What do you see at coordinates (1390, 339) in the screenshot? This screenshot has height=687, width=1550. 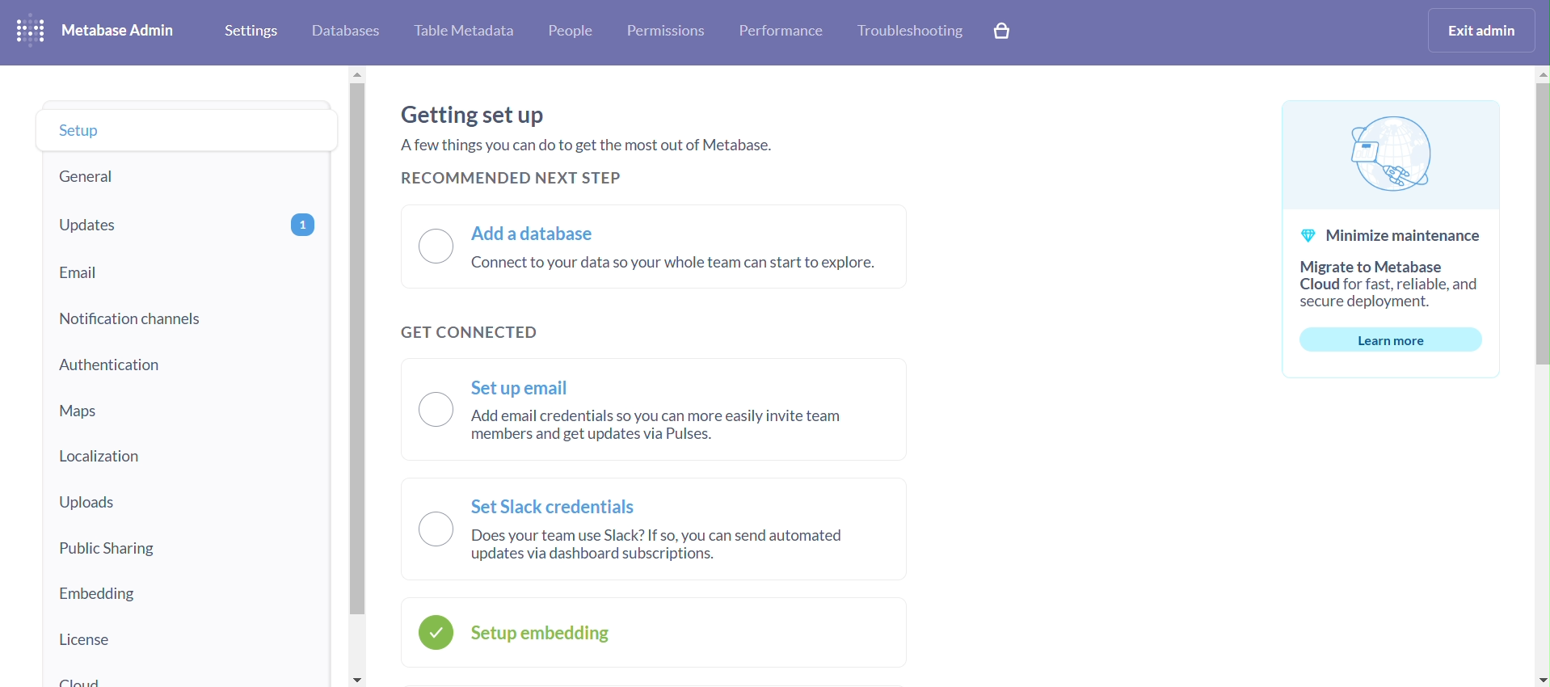 I see `Learn more` at bounding box center [1390, 339].